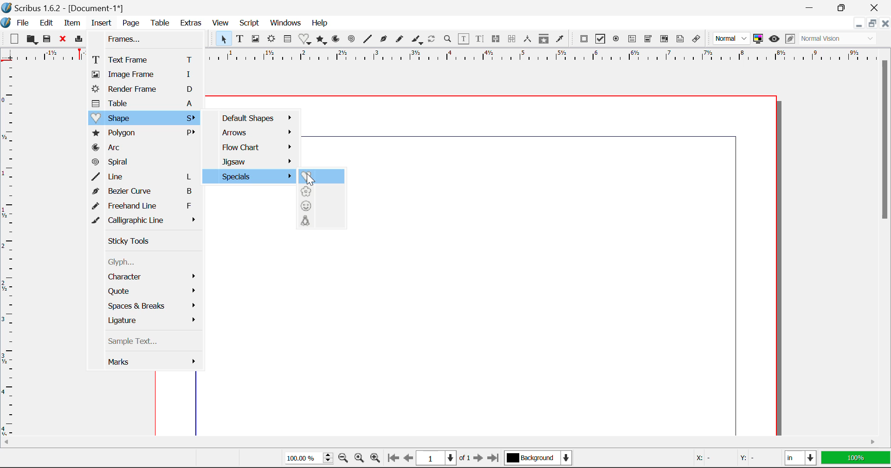 Image resolution: width=891 pixels, height=468 pixels. What do you see at coordinates (255, 39) in the screenshot?
I see `Image Frames` at bounding box center [255, 39].